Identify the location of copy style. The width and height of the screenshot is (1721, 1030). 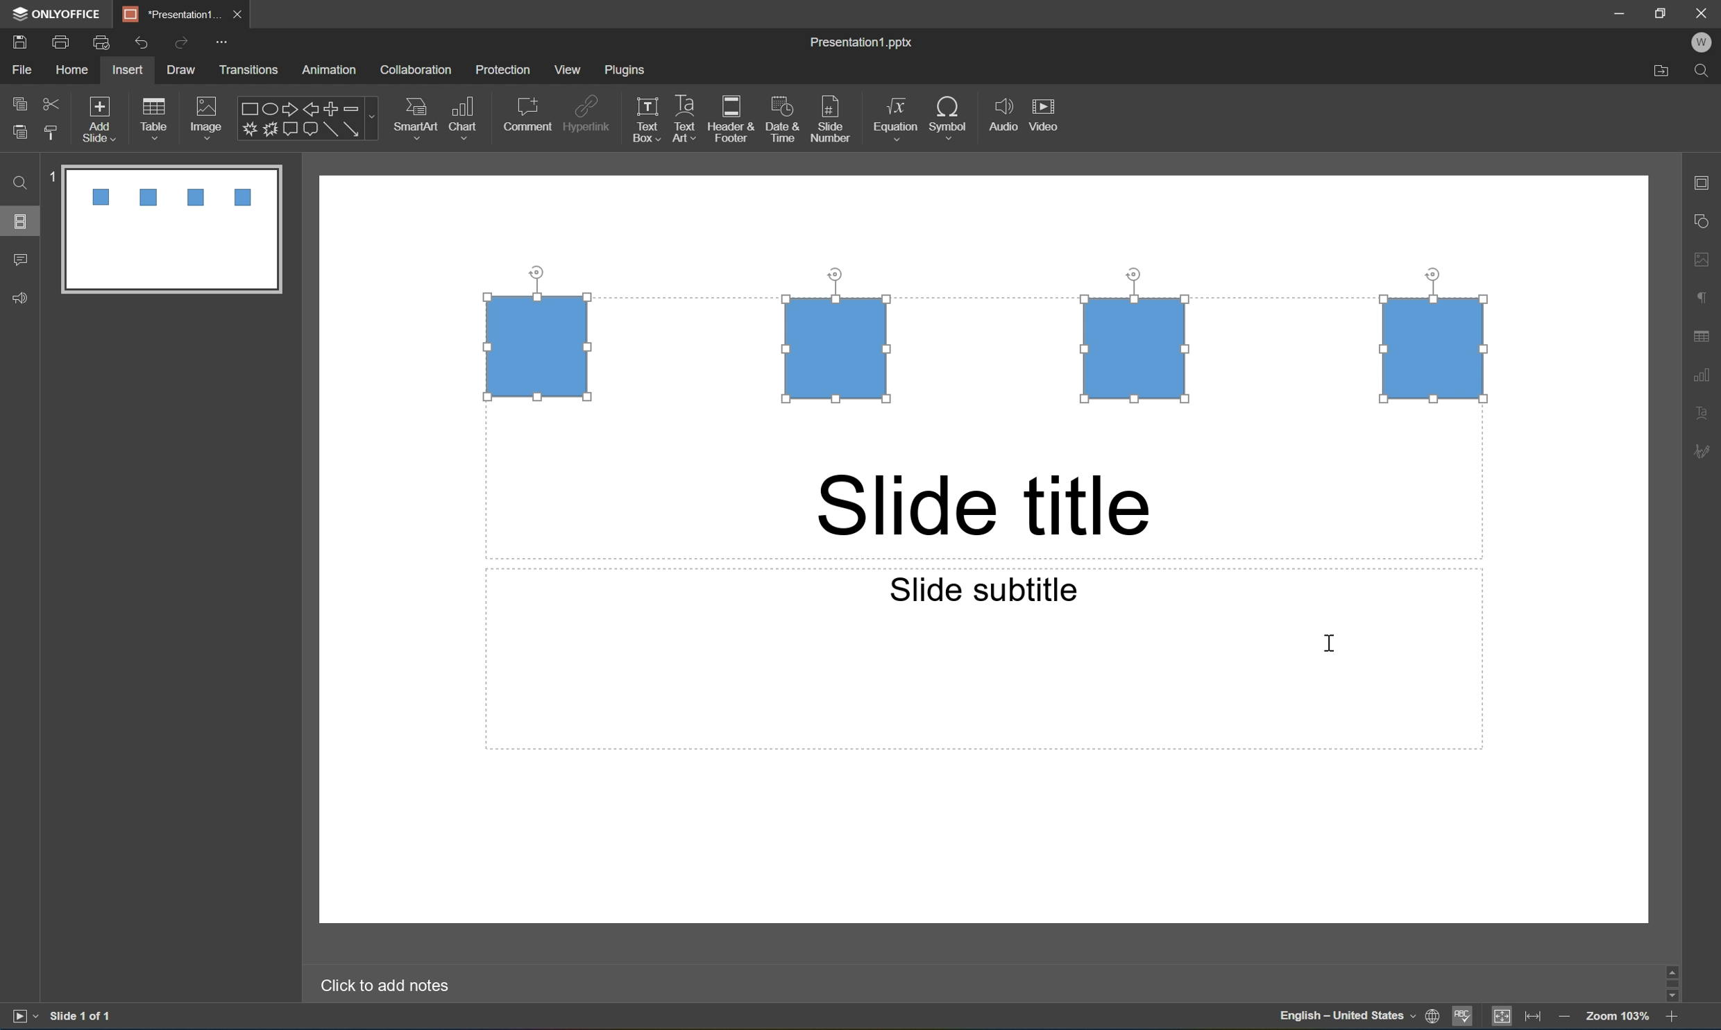
(52, 133).